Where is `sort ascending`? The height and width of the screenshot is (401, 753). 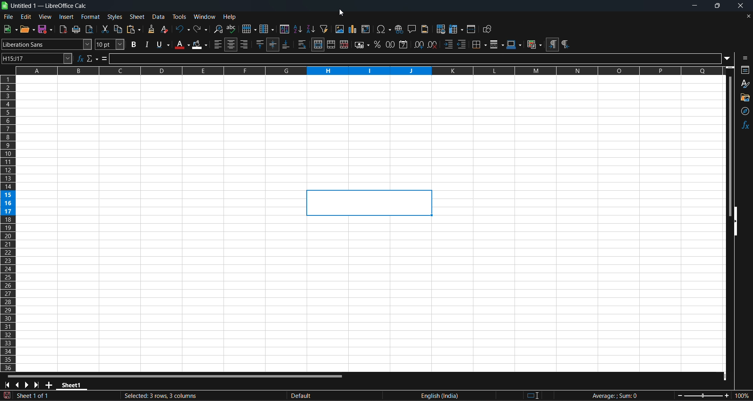
sort ascending is located at coordinates (299, 29).